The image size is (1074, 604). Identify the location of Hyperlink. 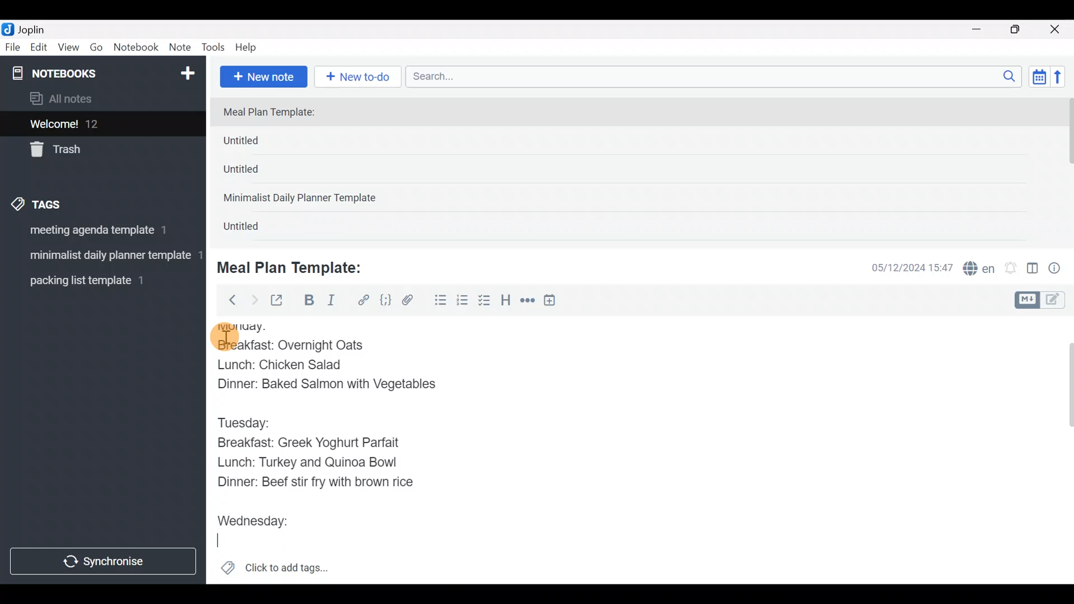
(364, 300).